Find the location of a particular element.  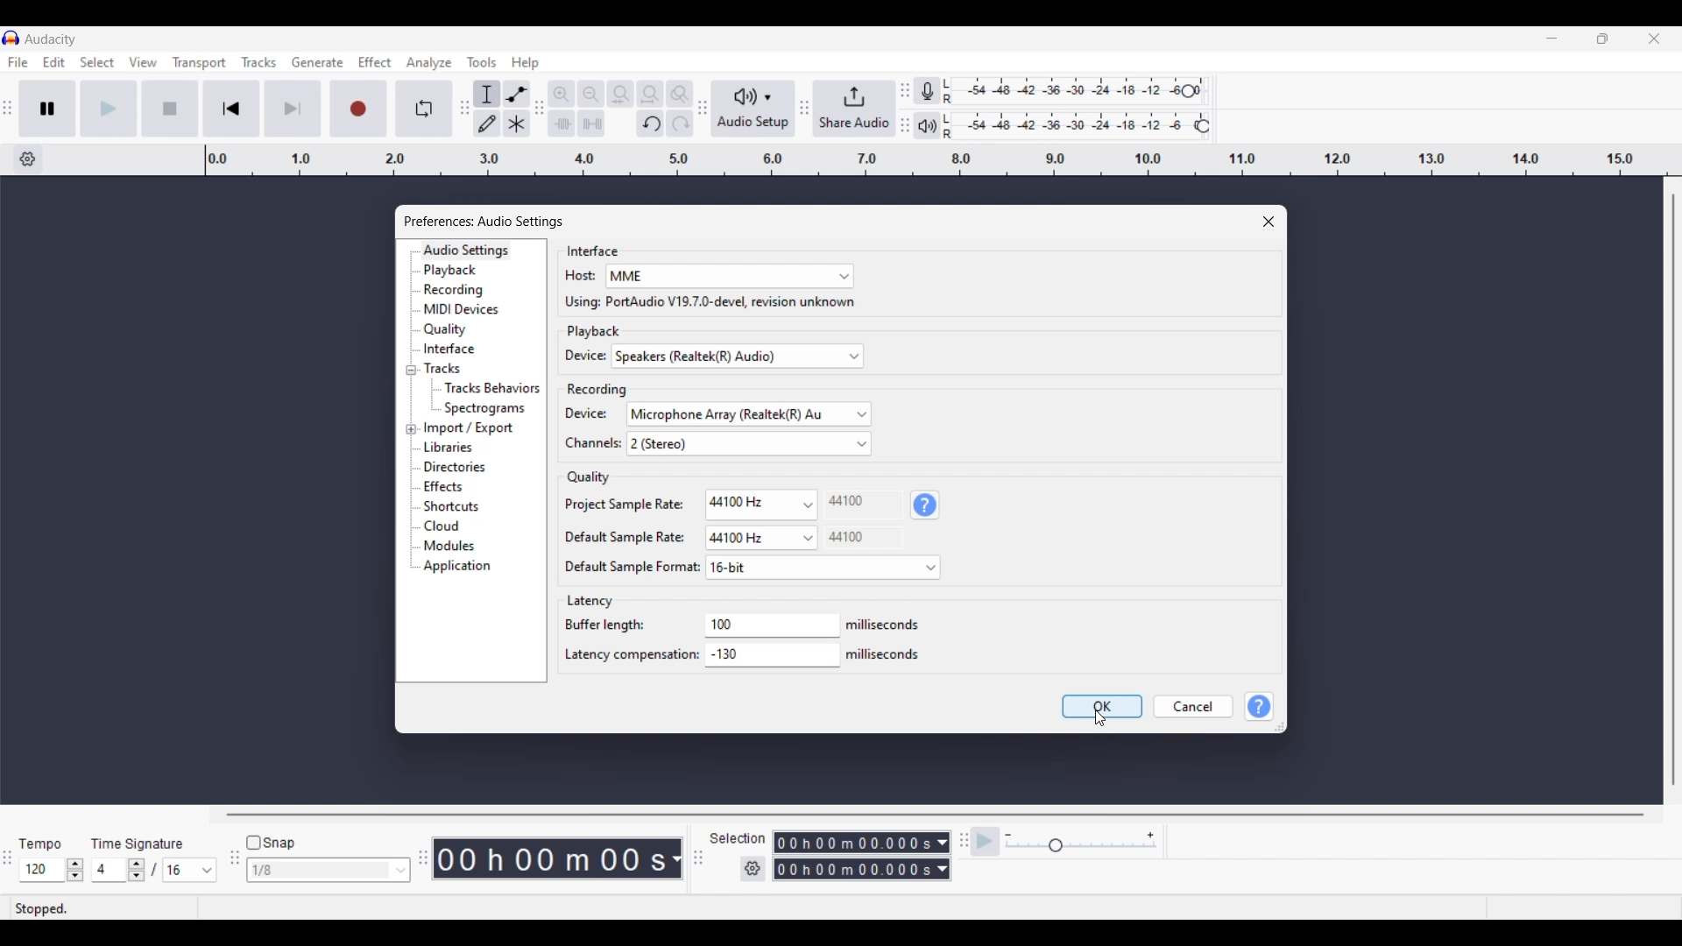

Redo is located at coordinates (679, 123).